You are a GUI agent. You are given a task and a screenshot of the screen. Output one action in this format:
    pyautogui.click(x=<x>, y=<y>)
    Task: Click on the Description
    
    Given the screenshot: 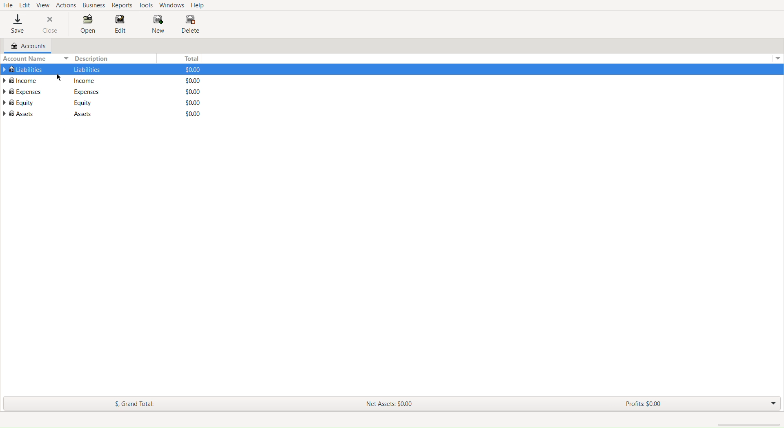 What is the action you would take?
    pyautogui.click(x=85, y=81)
    